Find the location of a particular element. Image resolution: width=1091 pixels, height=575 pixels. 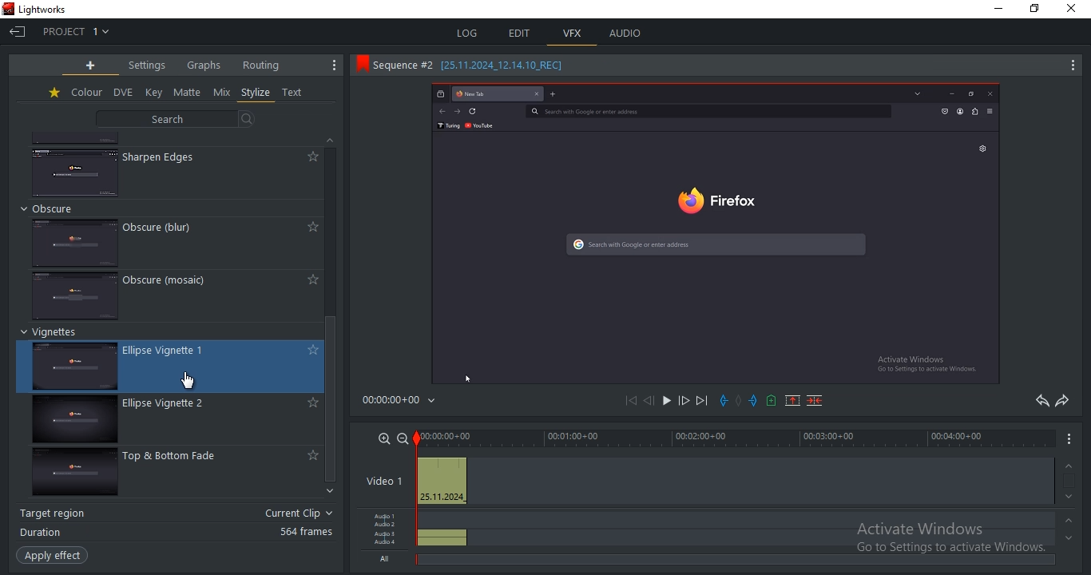

Add to favorites is located at coordinates (311, 403).